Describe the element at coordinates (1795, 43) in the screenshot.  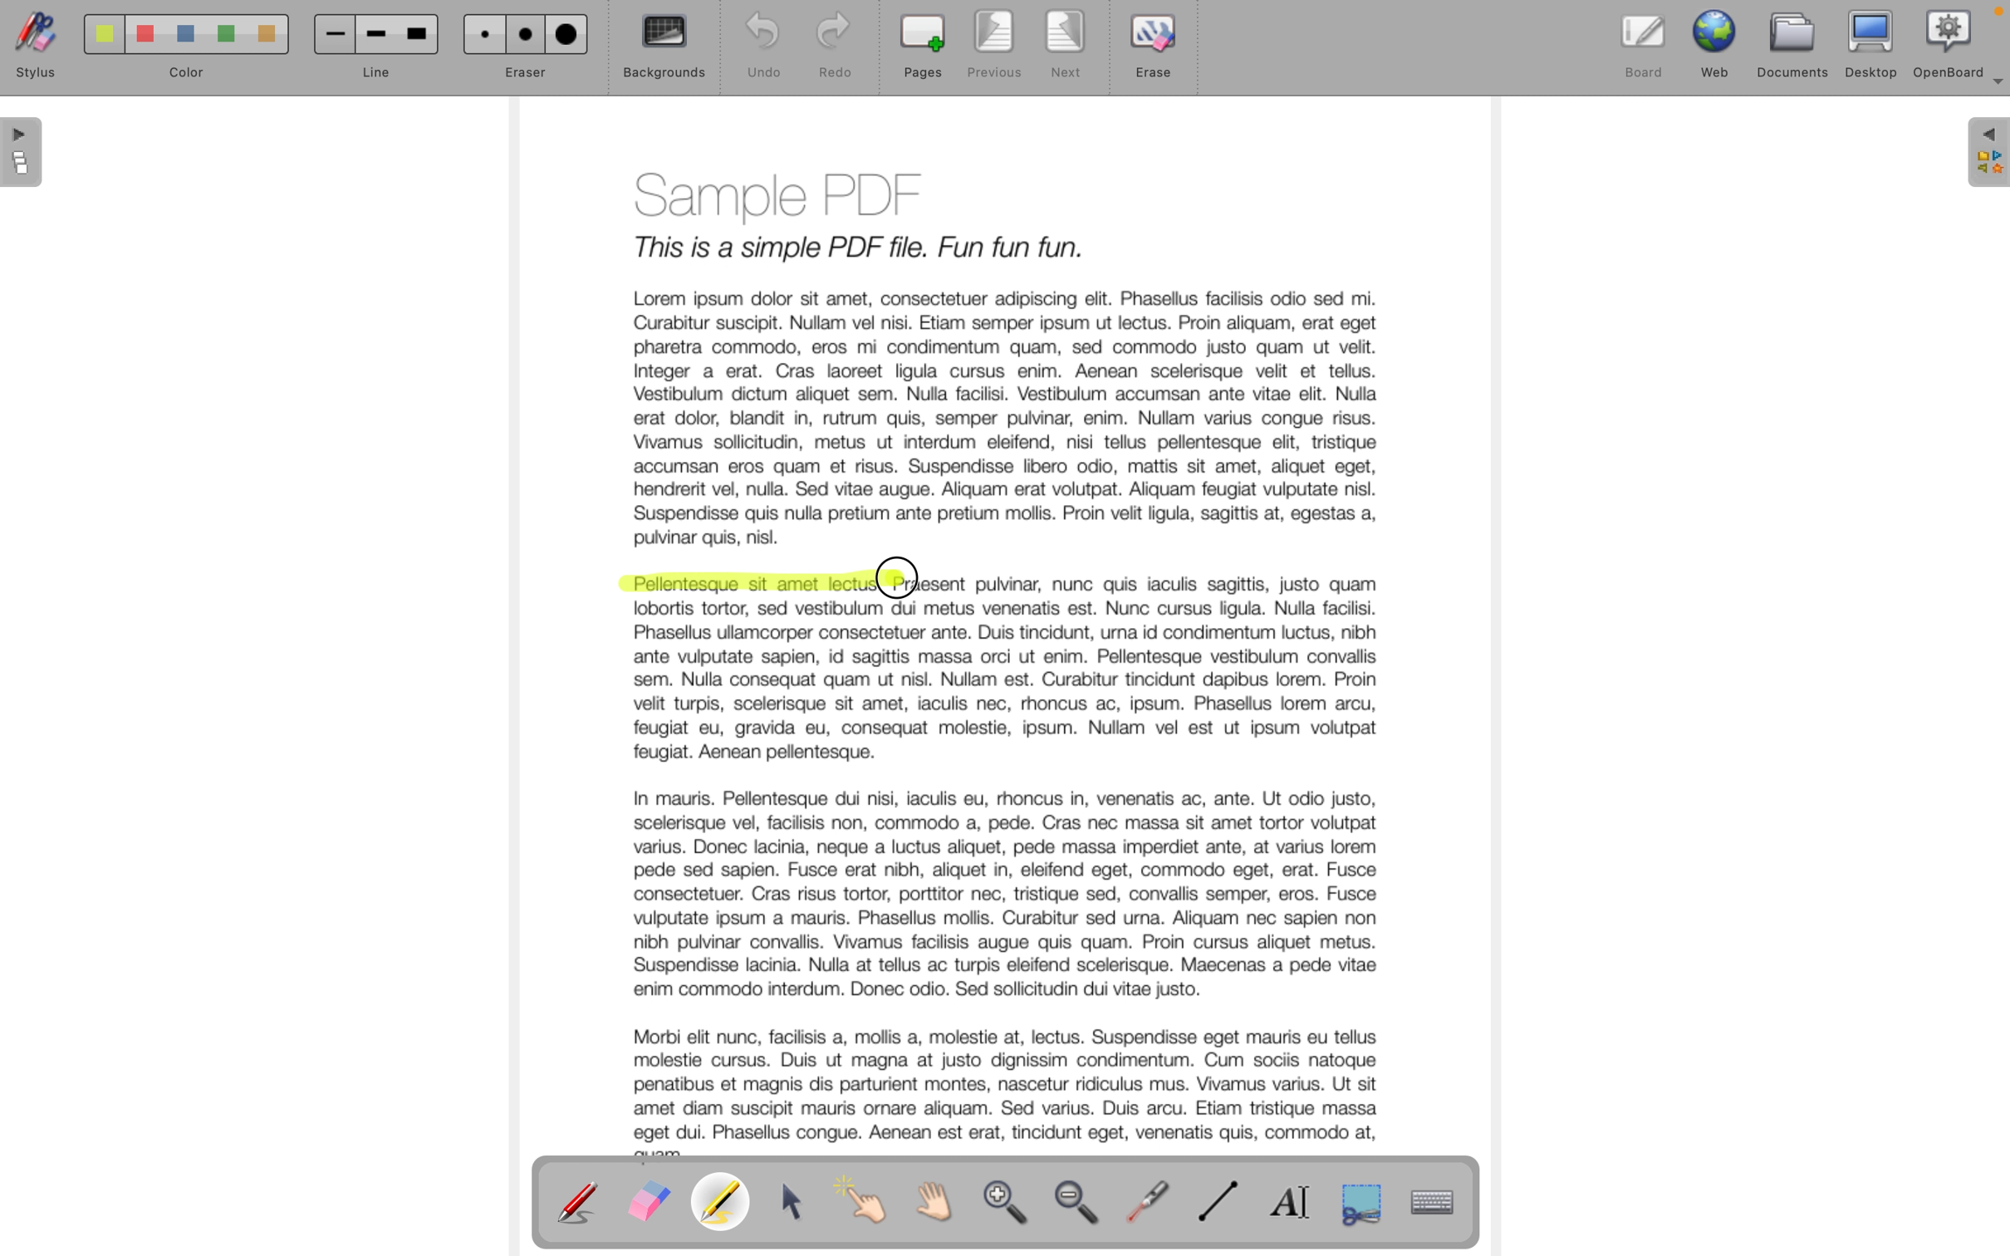
I see `documents` at that location.